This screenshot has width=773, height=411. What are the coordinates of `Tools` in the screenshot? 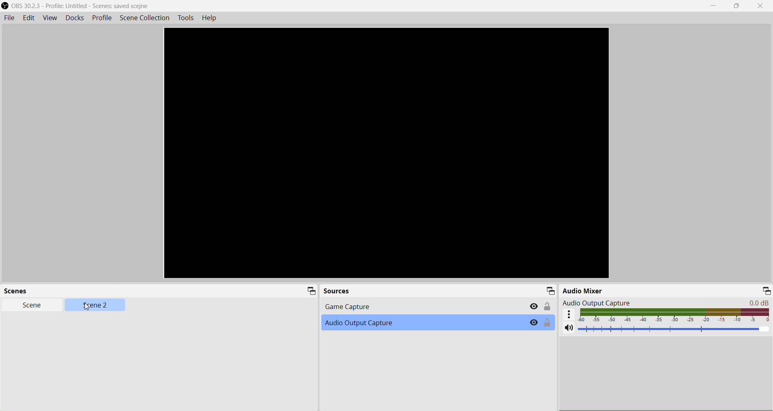 It's located at (186, 18).